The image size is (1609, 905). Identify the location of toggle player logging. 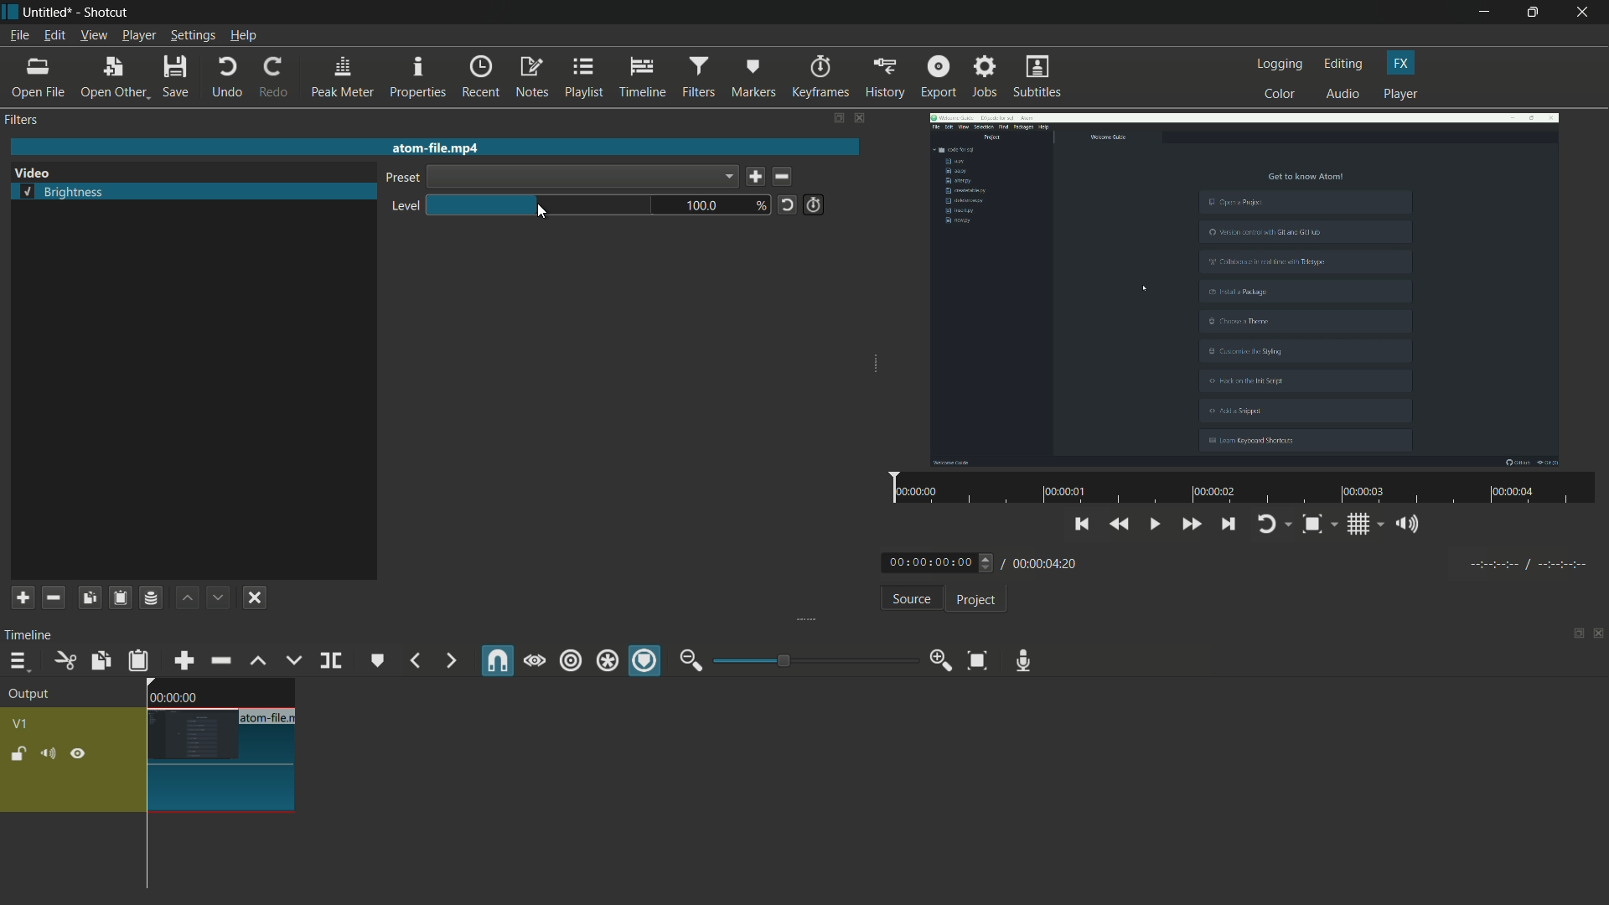
(1274, 524).